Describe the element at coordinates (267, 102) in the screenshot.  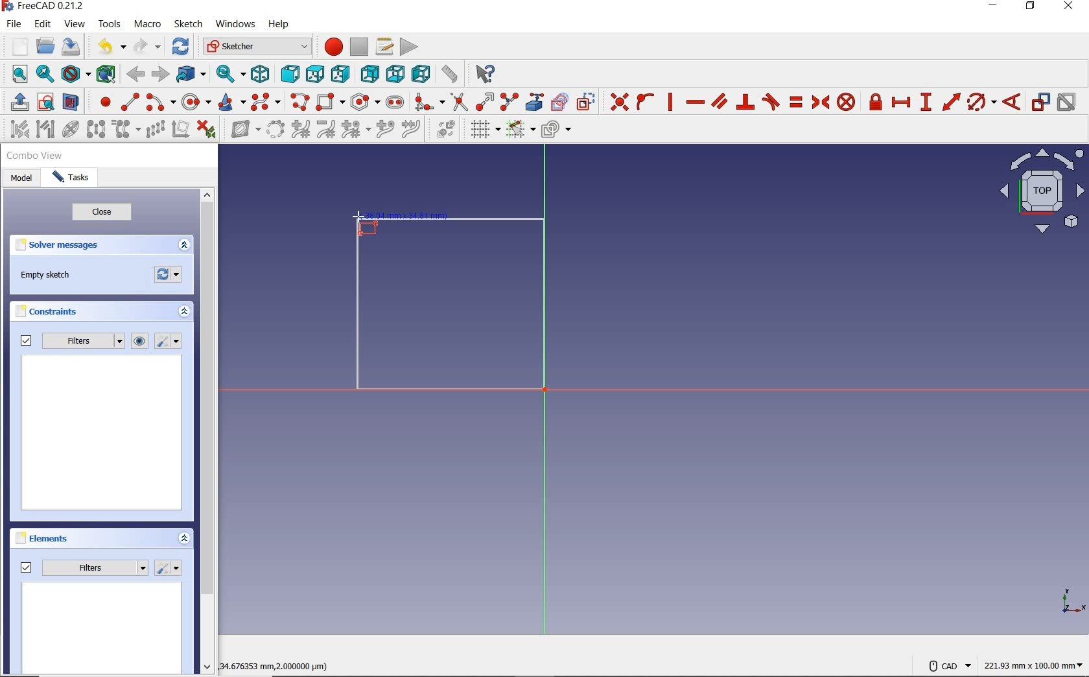
I see `create B-Spline` at that location.